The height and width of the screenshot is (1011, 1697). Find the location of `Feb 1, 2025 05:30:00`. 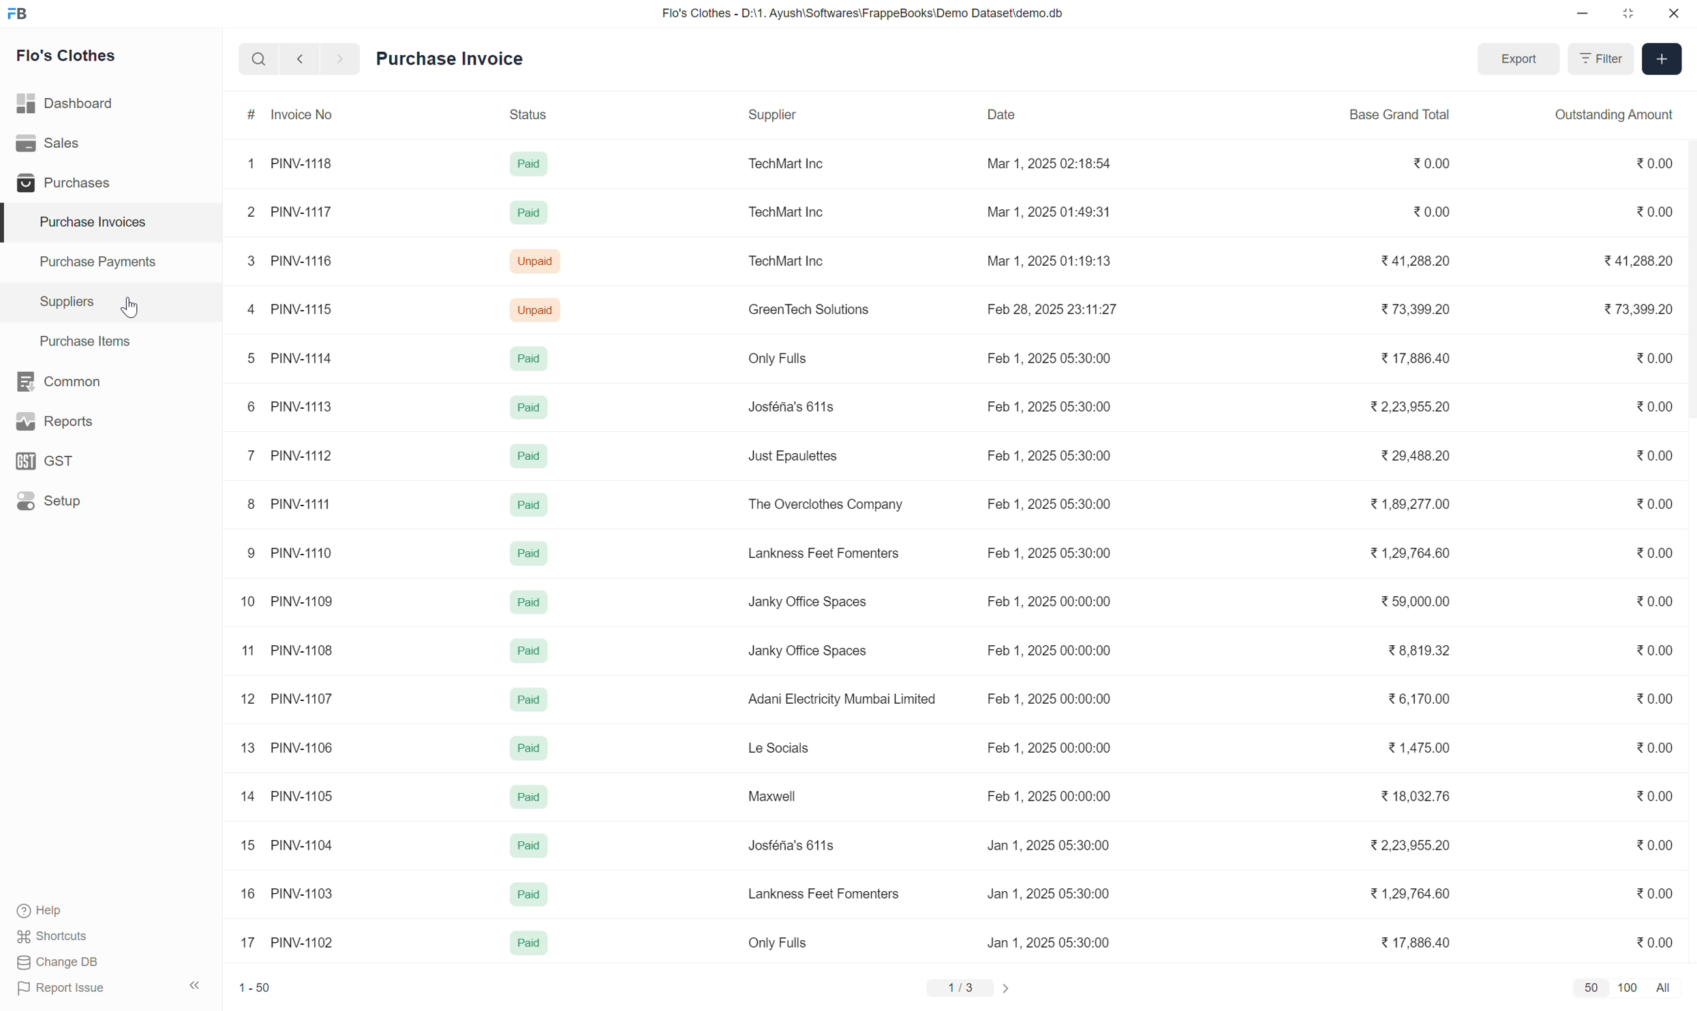

Feb 1, 2025 05:30:00 is located at coordinates (1053, 453).